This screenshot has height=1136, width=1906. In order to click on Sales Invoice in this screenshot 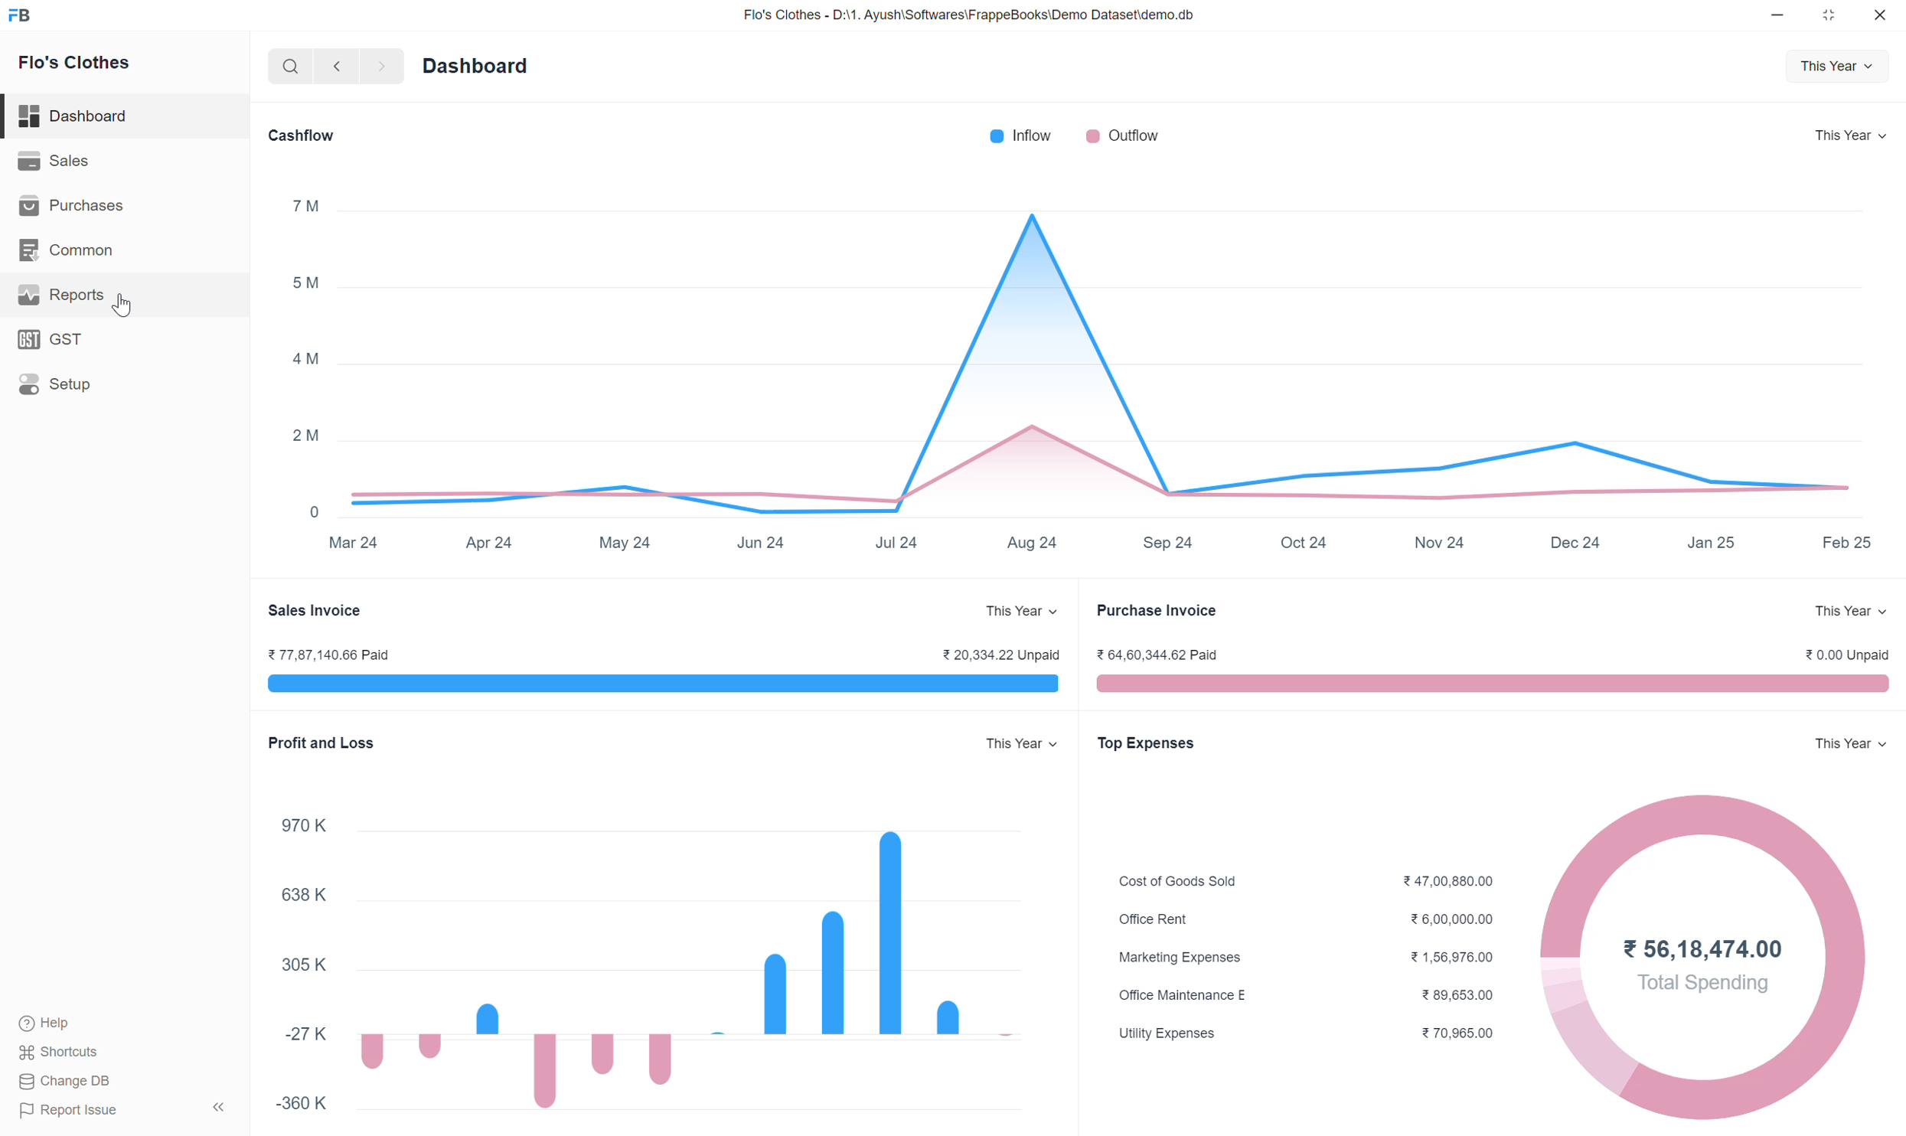, I will do `click(312, 609)`.